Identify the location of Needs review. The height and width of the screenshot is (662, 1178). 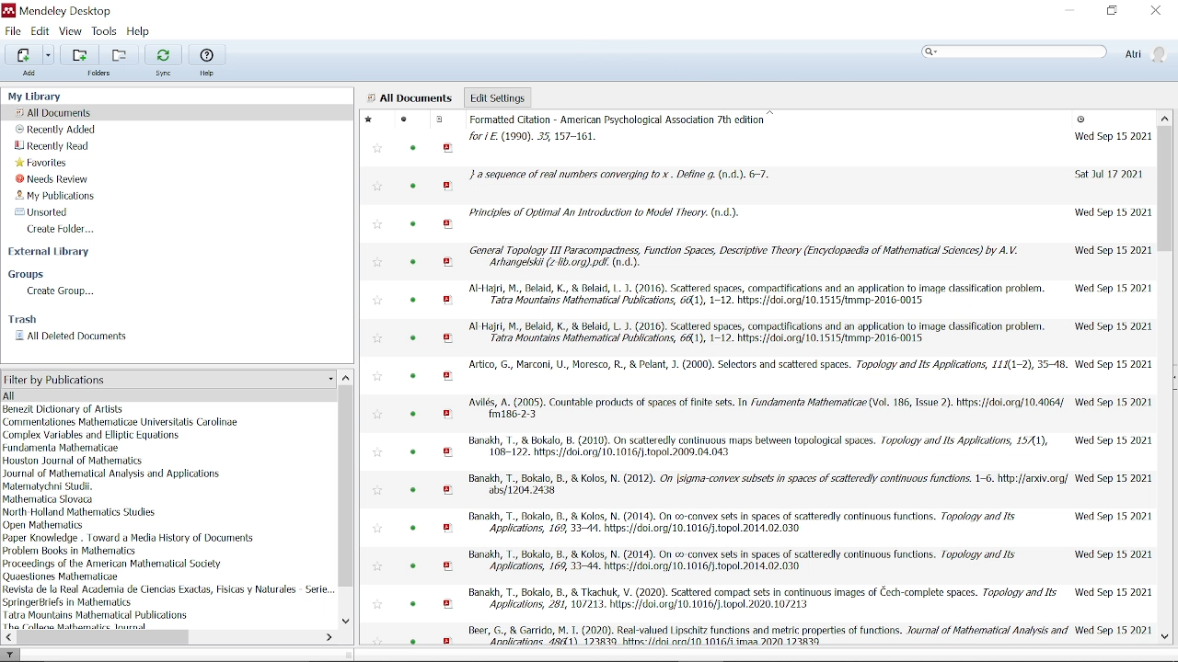
(60, 178).